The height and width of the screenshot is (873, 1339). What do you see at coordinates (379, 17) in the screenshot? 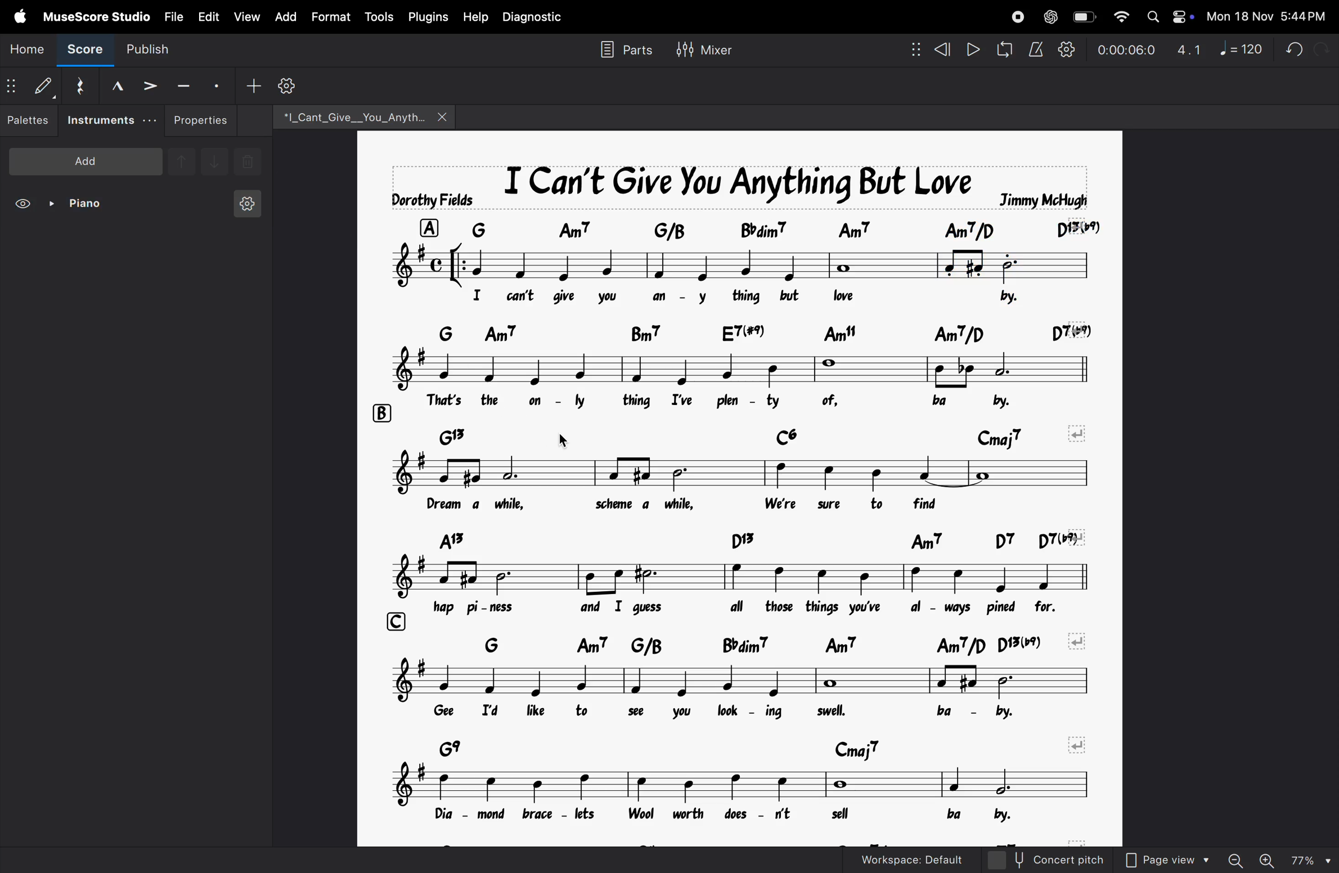
I see `tools` at bounding box center [379, 17].